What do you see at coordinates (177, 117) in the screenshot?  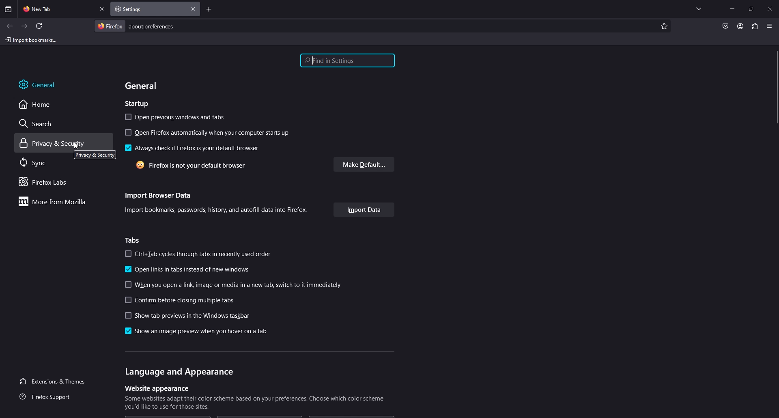 I see `open previous window and tab` at bounding box center [177, 117].